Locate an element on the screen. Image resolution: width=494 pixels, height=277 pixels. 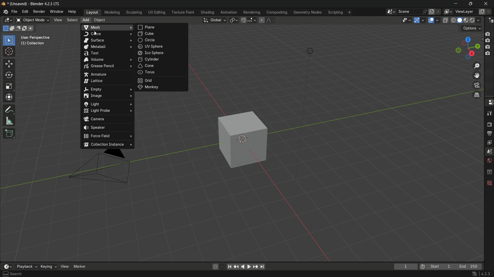
invert existing selection is located at coordinates (25, 28).